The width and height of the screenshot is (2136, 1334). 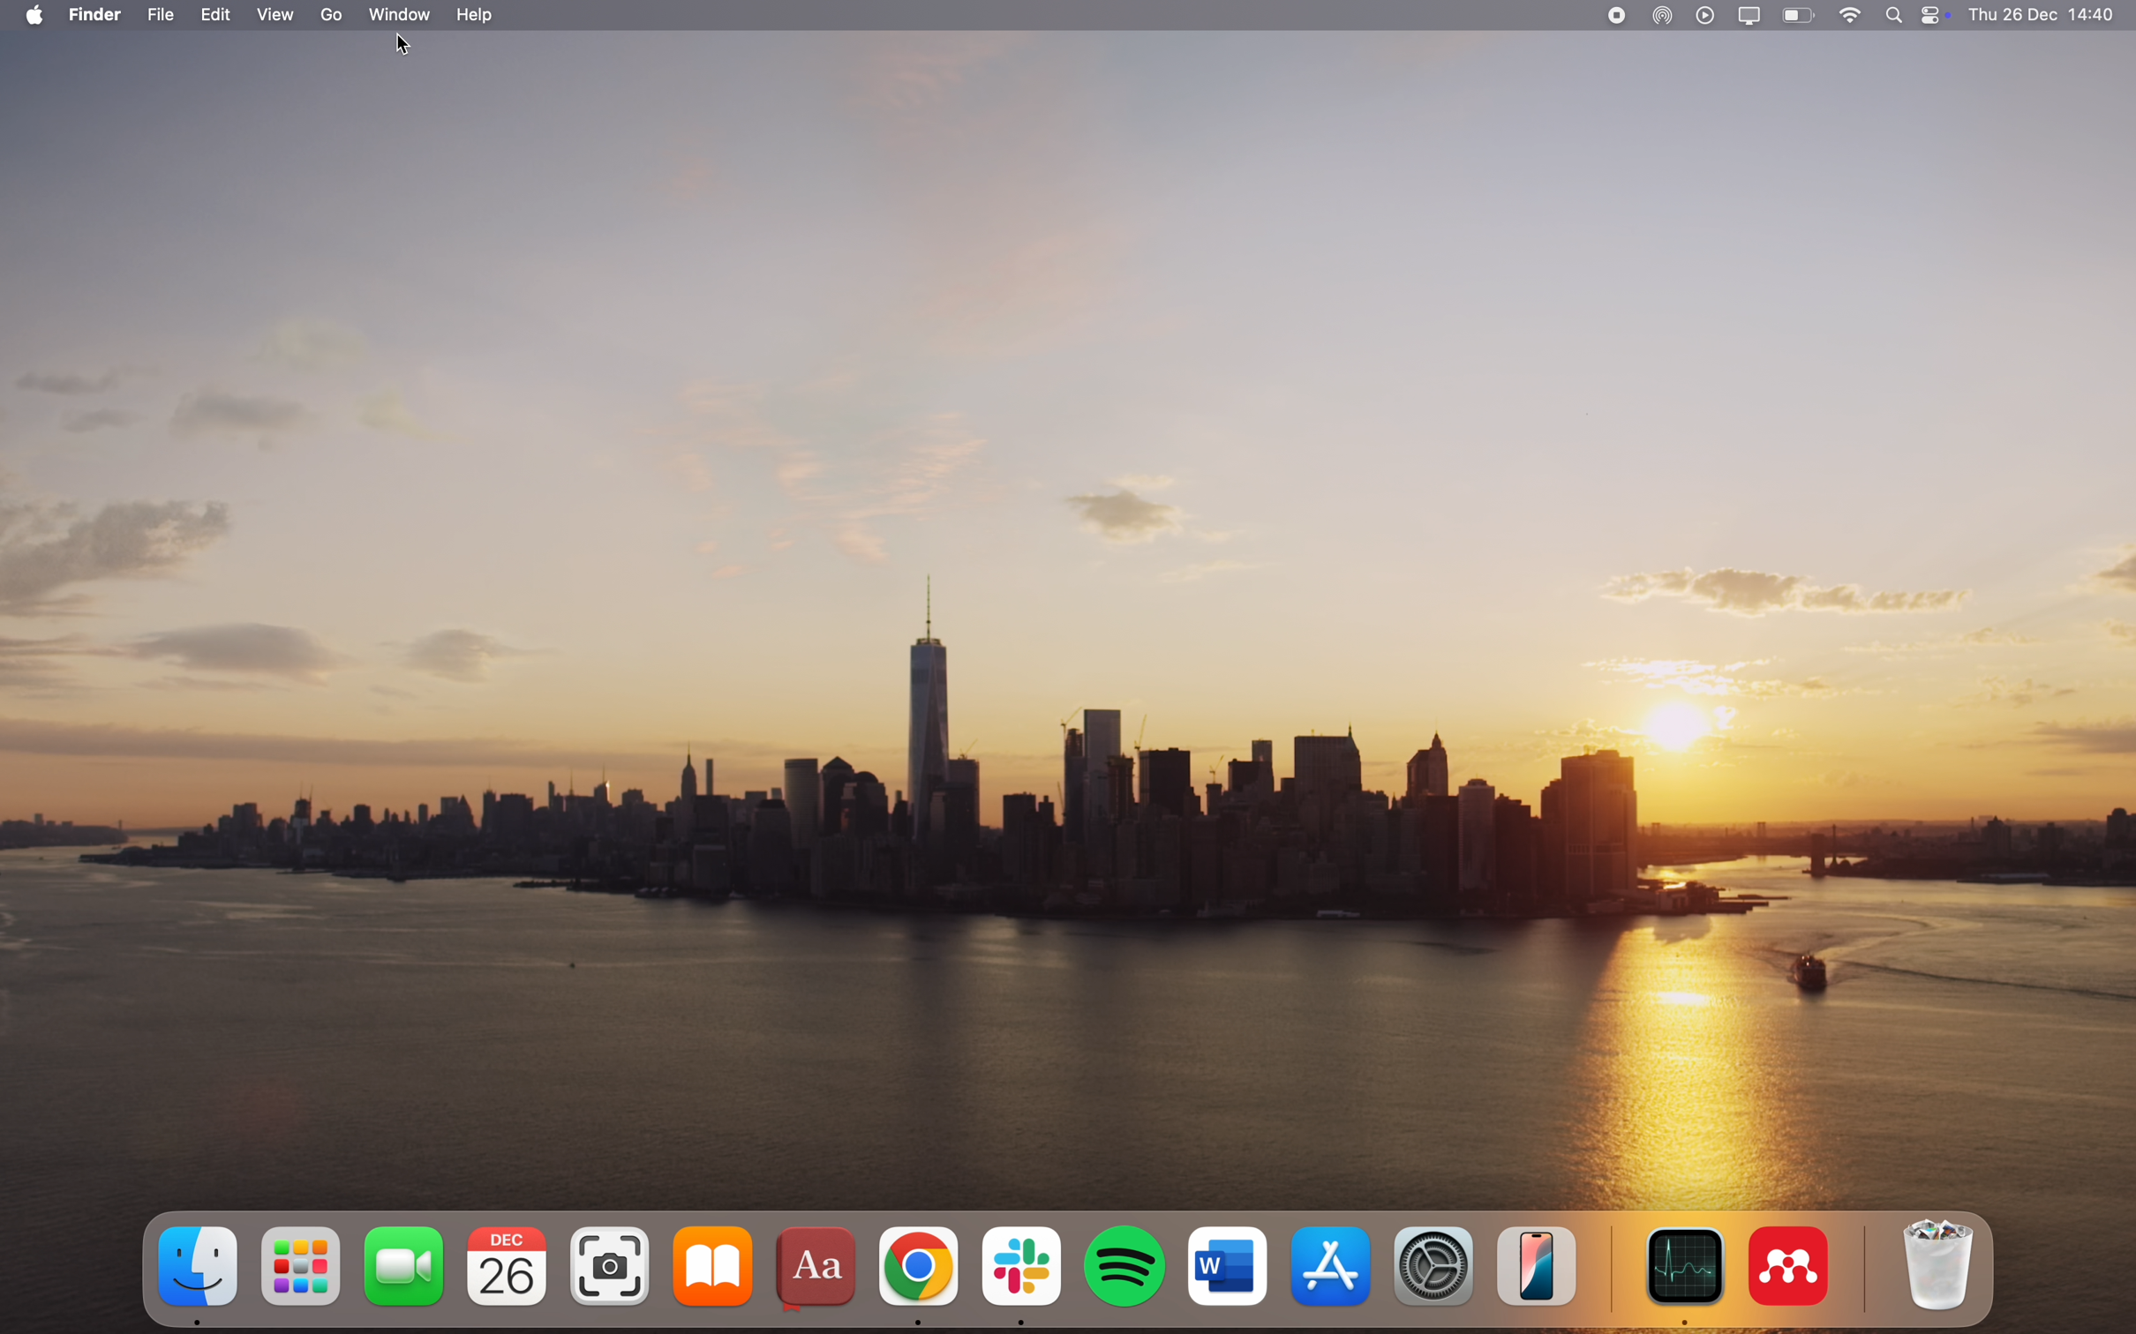 What do you see at coordinates (1128, 1270) in the screenshot?
I see `Spotify` at bounding box center [1128, 1270].